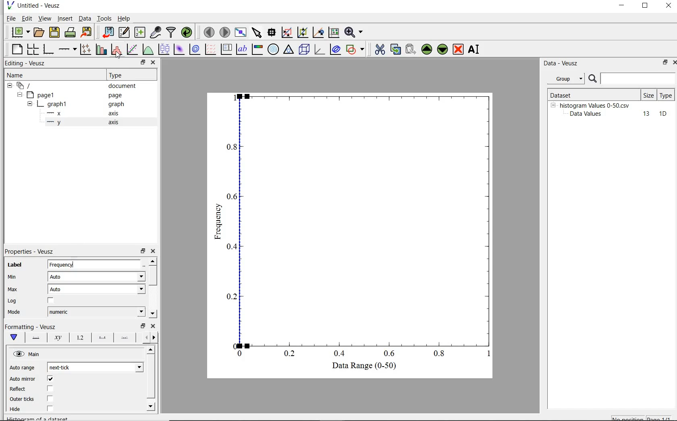  I want to click on plot key, so click(226, 49).